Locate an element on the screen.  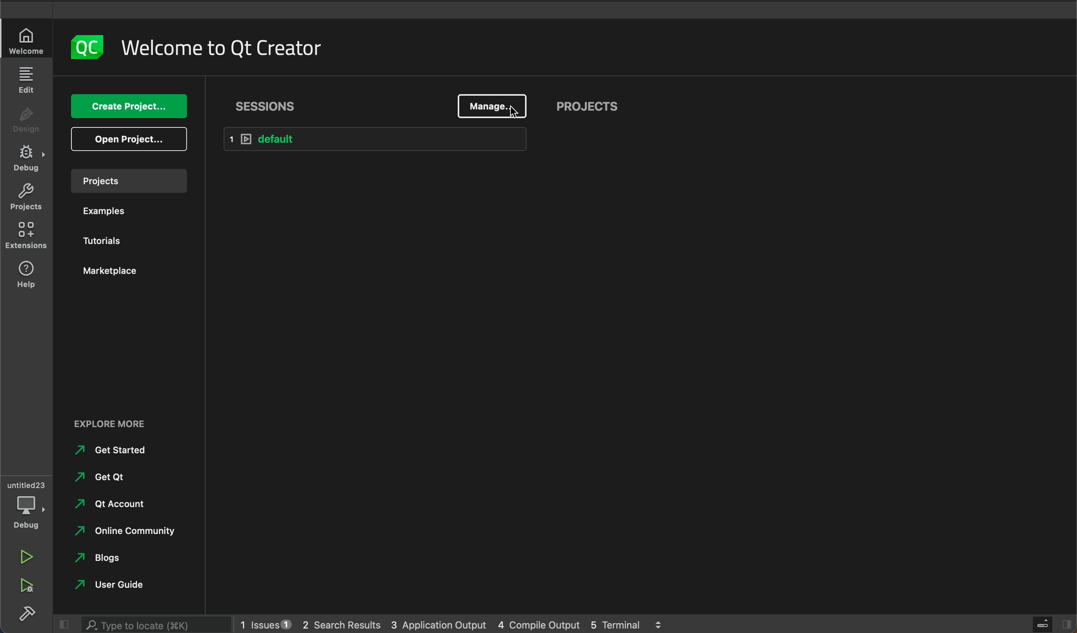
online community is located at coordinates (121, 531).